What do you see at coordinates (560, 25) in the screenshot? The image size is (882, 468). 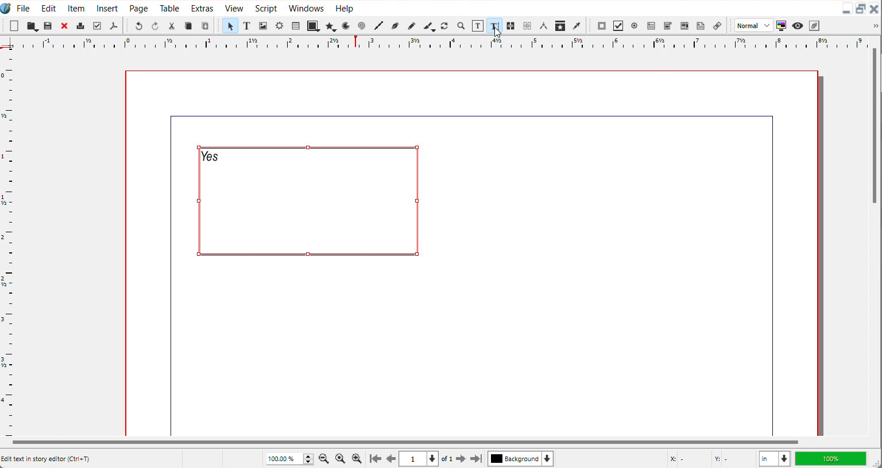 I see `Copy item Properties` at bounding box center [560, 25].